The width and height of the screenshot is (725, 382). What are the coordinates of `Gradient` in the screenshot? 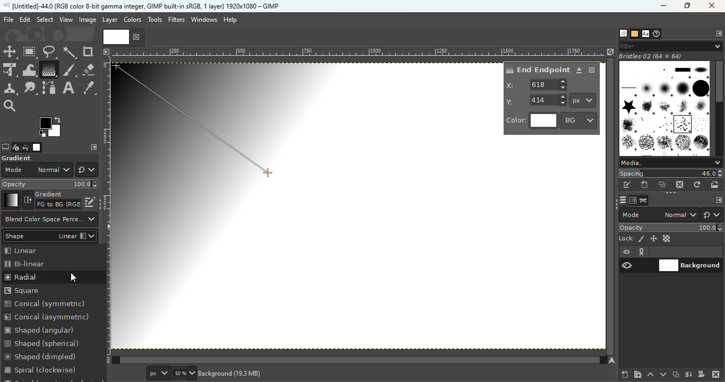 It's located at (11, 200).